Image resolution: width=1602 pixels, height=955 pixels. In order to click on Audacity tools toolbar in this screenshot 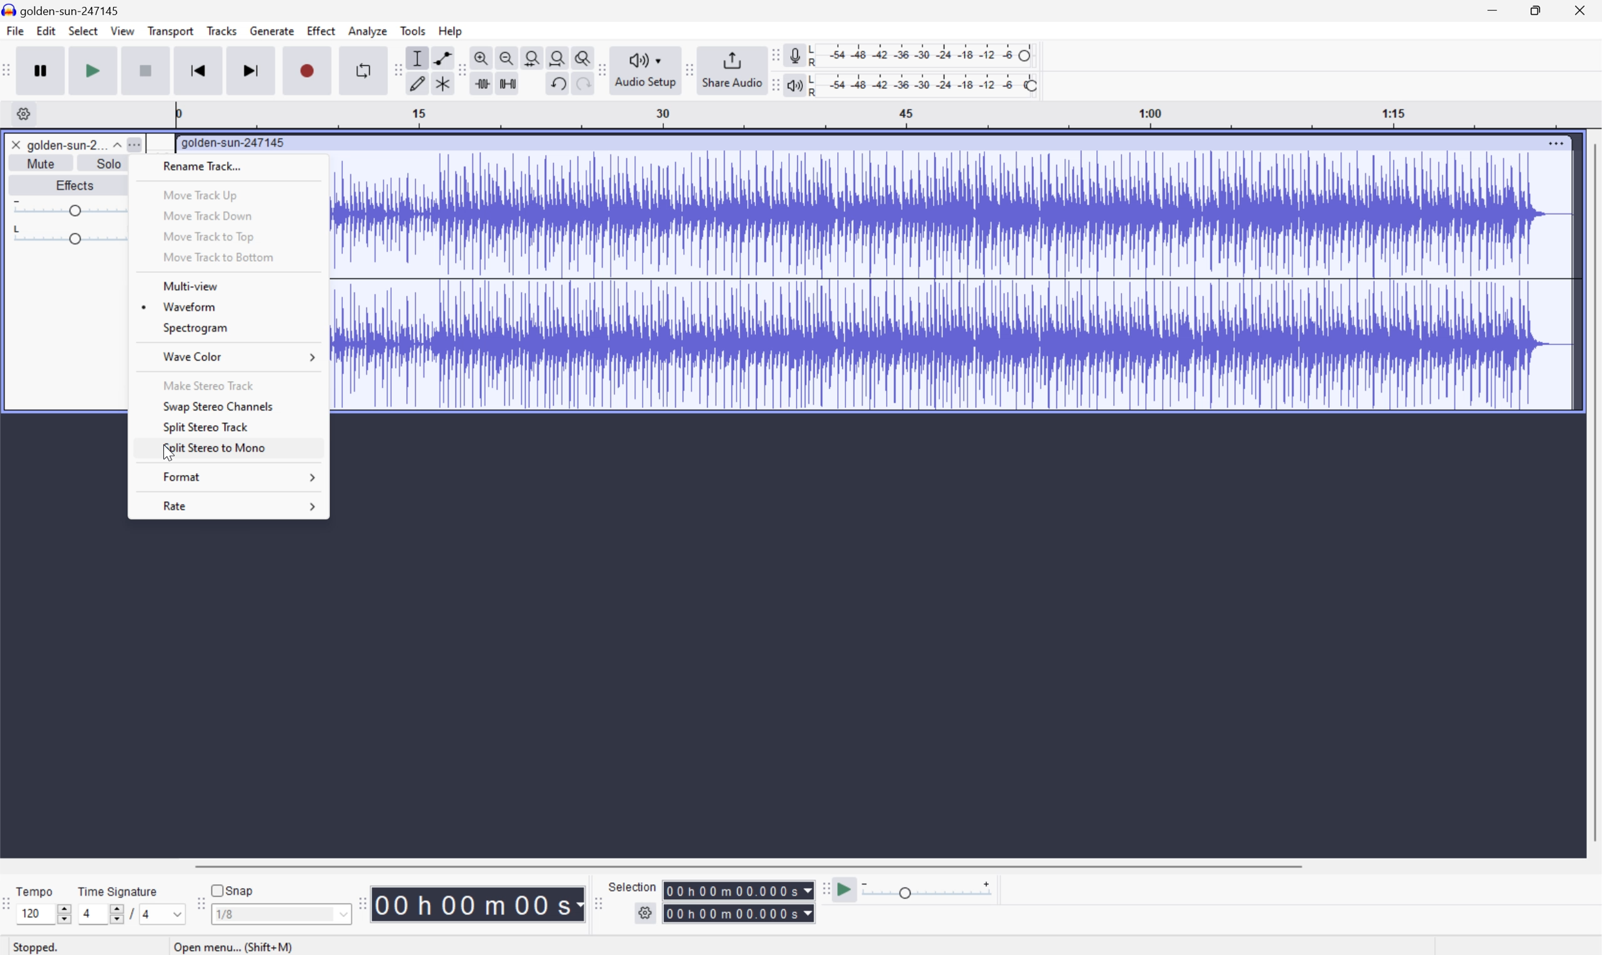, I will do `click(398, 70)`.